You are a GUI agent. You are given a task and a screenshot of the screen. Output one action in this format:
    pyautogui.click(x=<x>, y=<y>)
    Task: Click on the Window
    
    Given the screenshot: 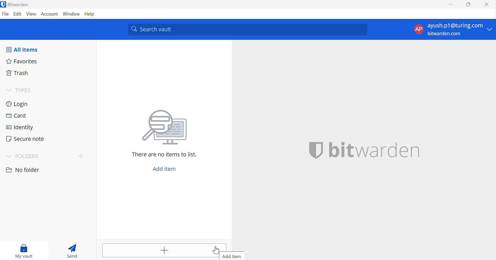 What is the action you would take?
    pyautogui.click(x=72, y=14)
    